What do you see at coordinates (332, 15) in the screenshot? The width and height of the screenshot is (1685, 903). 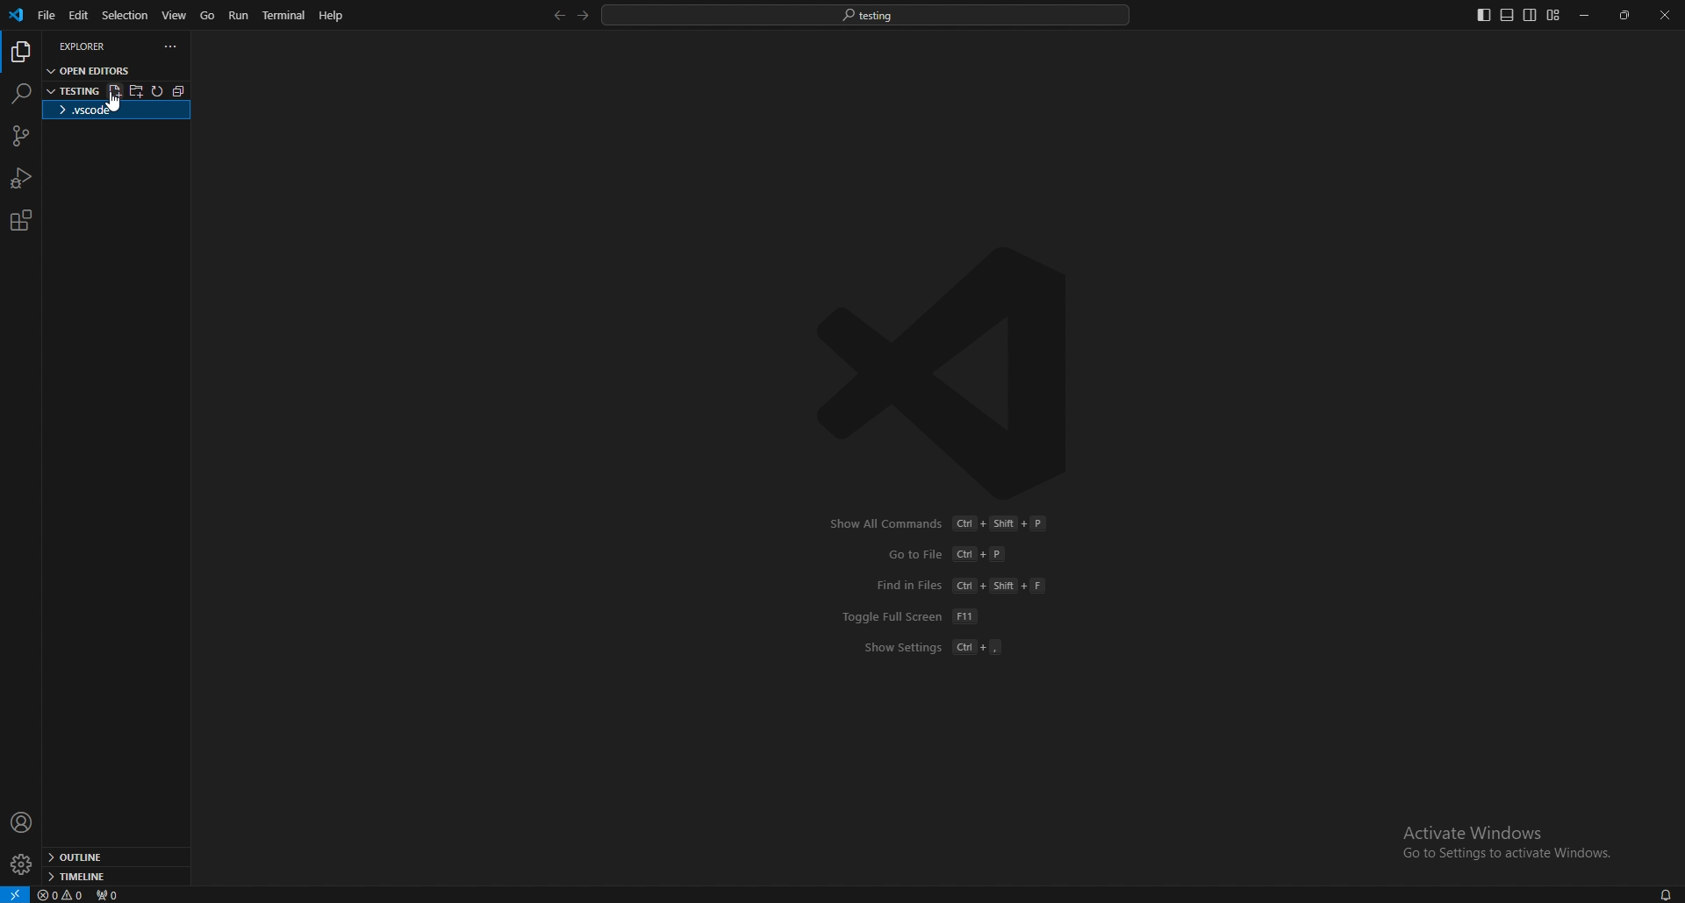 I see `help` at bounding box center [332, 15].